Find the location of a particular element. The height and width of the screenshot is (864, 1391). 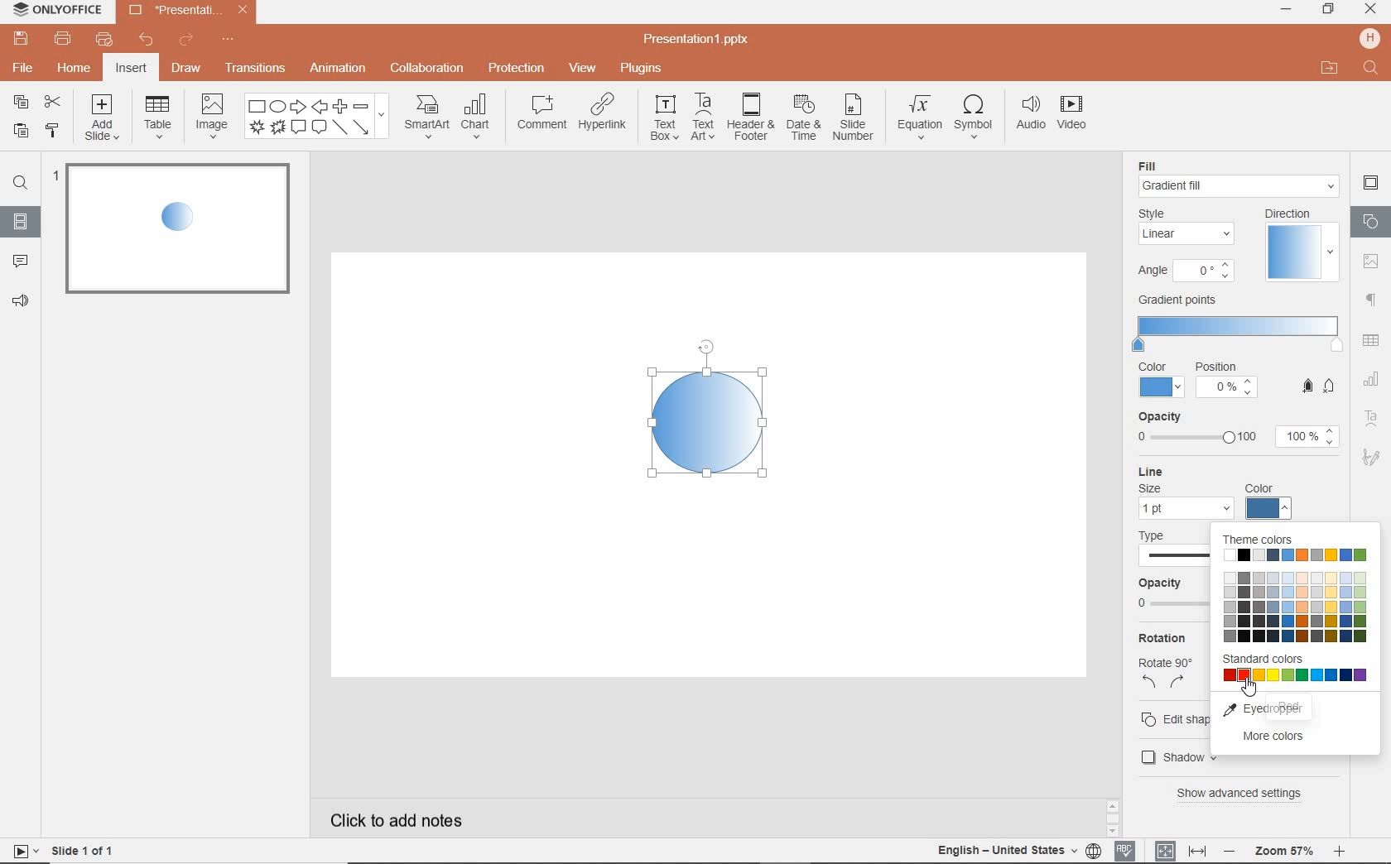

text language is located at coordinates (1008, 852).